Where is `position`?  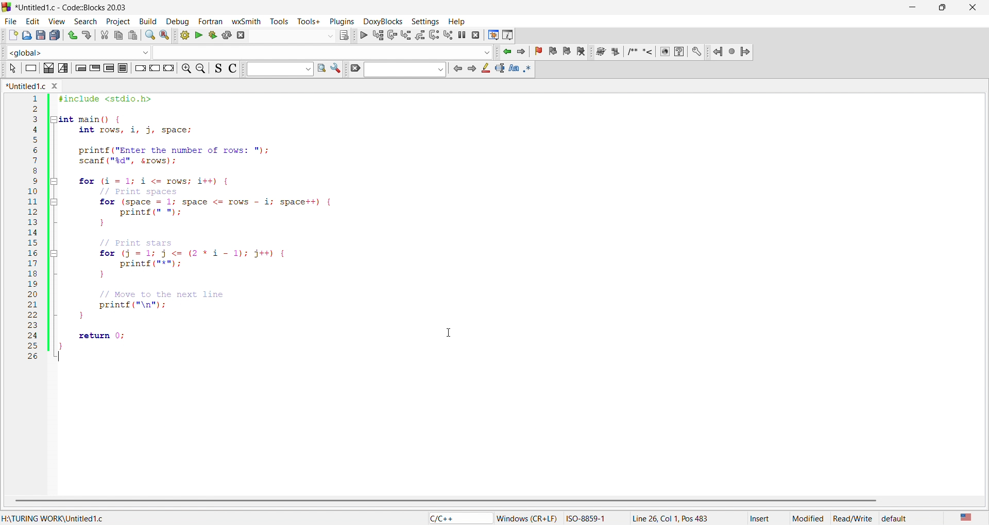 position is located at coordinates (680, 517).